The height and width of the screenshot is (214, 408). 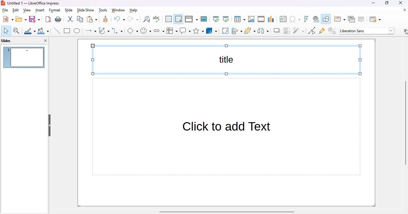 What do you see at coordinates (5, 10) in the screenshot?
I see `file` at bounding box center [5, 10].